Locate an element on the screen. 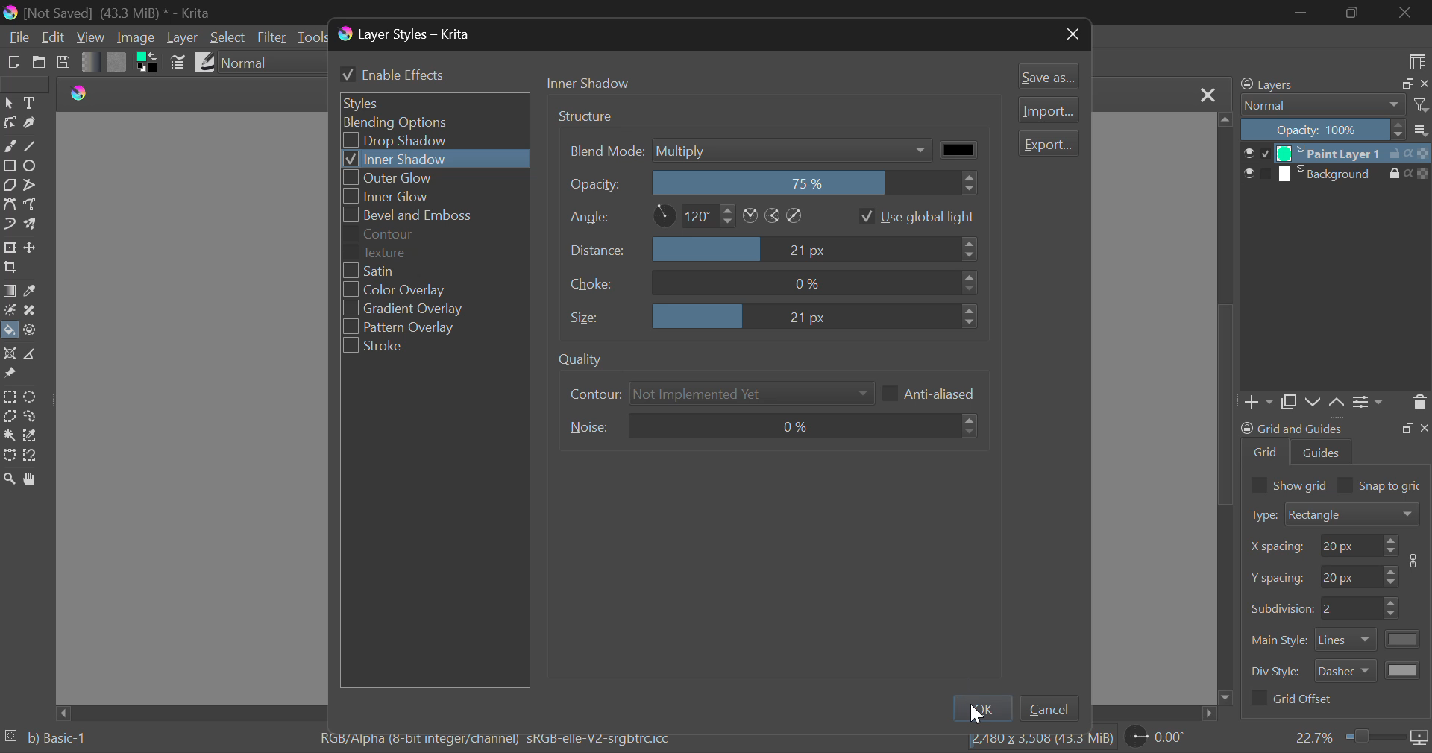 This screenshot has width=1432, height=753. Bezier Curve is located at coordinates (10, 204).